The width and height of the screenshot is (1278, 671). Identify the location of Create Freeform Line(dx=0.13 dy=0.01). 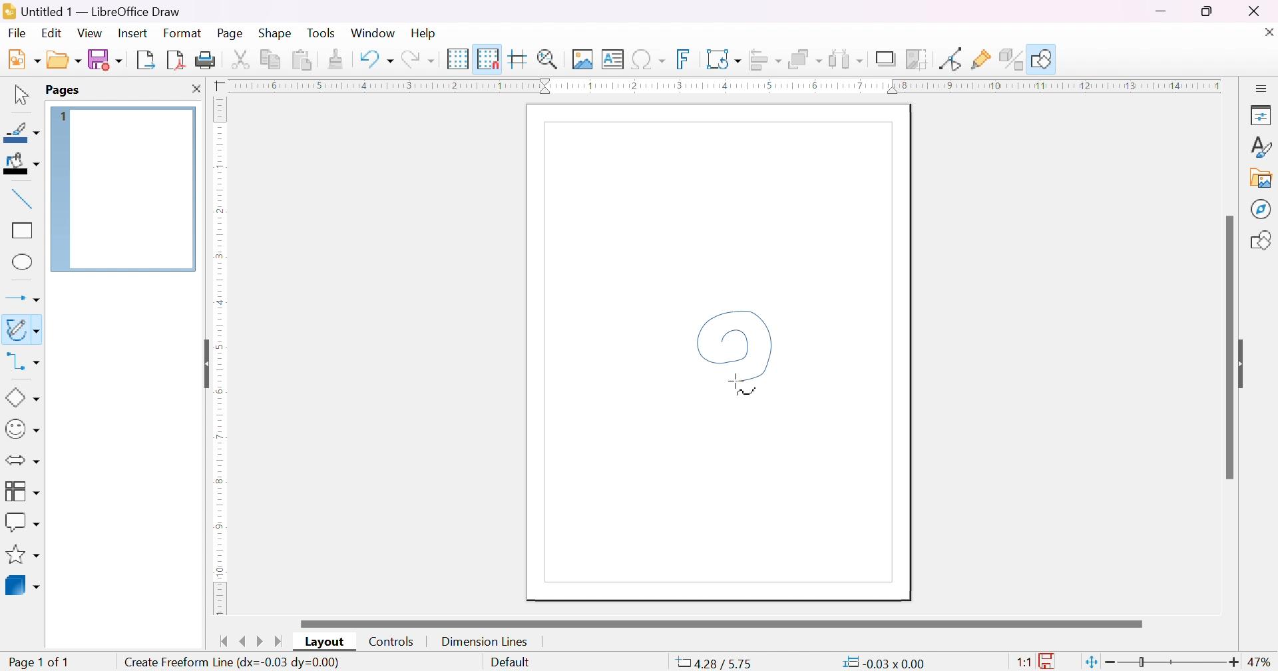
(232, 660).